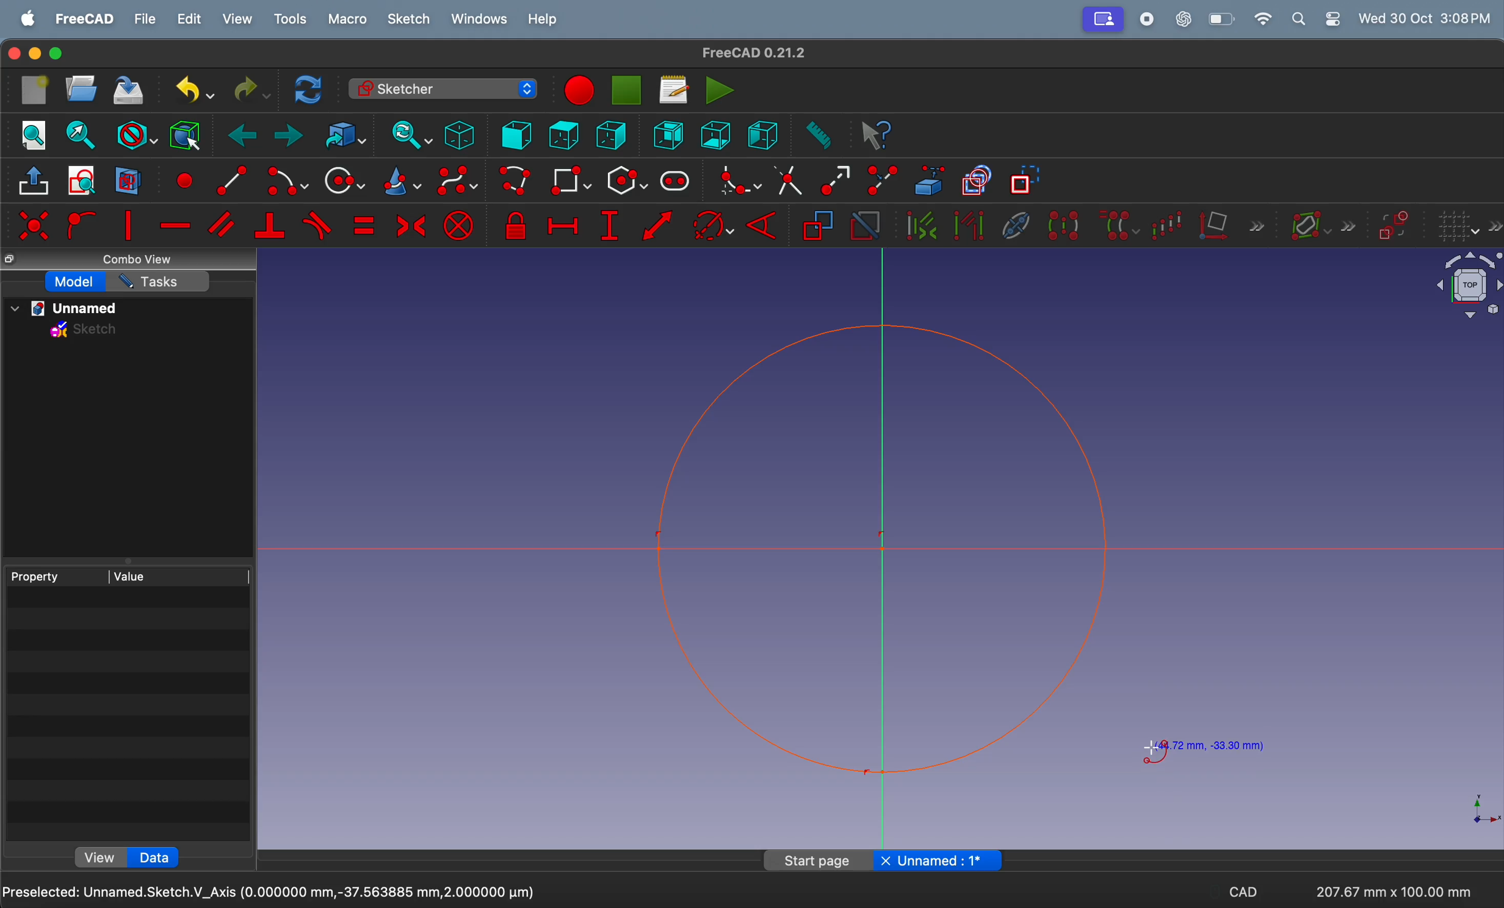 This screenshot has width=1504, height=908. Describe the element at coordinates (614, 137) in the screenshot. I see `left view` at that location.